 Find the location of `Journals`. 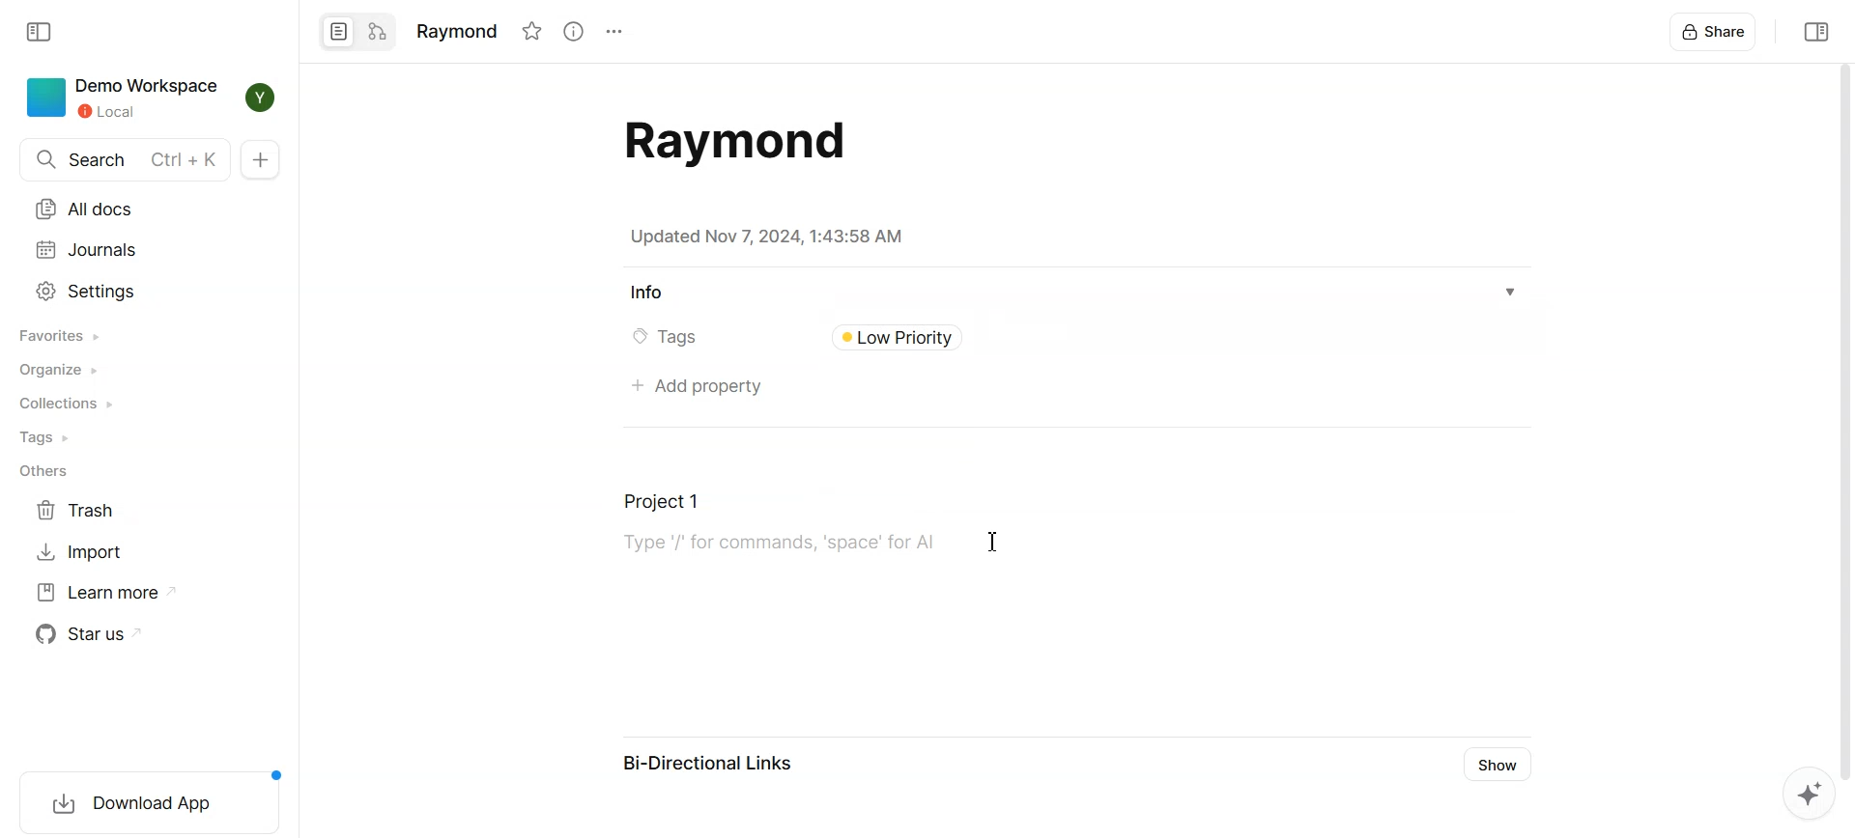

Journals is located at coordinates (87, 250).